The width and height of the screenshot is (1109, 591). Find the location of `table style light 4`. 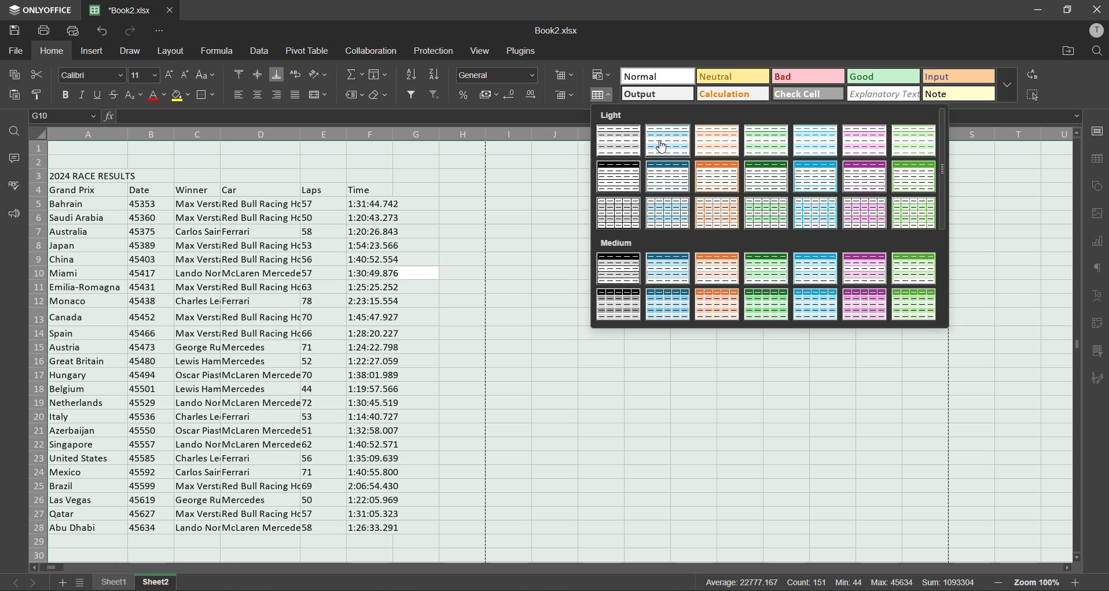

table style light 4 is located at coordinates (765, 142).